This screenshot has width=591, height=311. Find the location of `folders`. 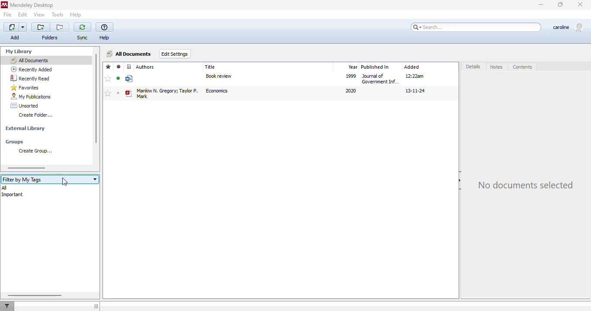

folders is located at coordinates (51, 38).